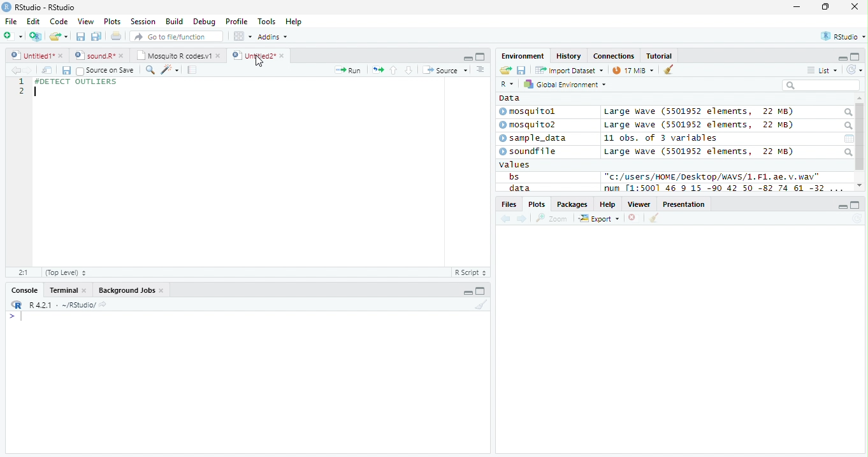 Image resolution: width=868 pixels, height=457 pixels. Describe the element at coordinates (509, 84) in the screenshot. I see `R` at that location.